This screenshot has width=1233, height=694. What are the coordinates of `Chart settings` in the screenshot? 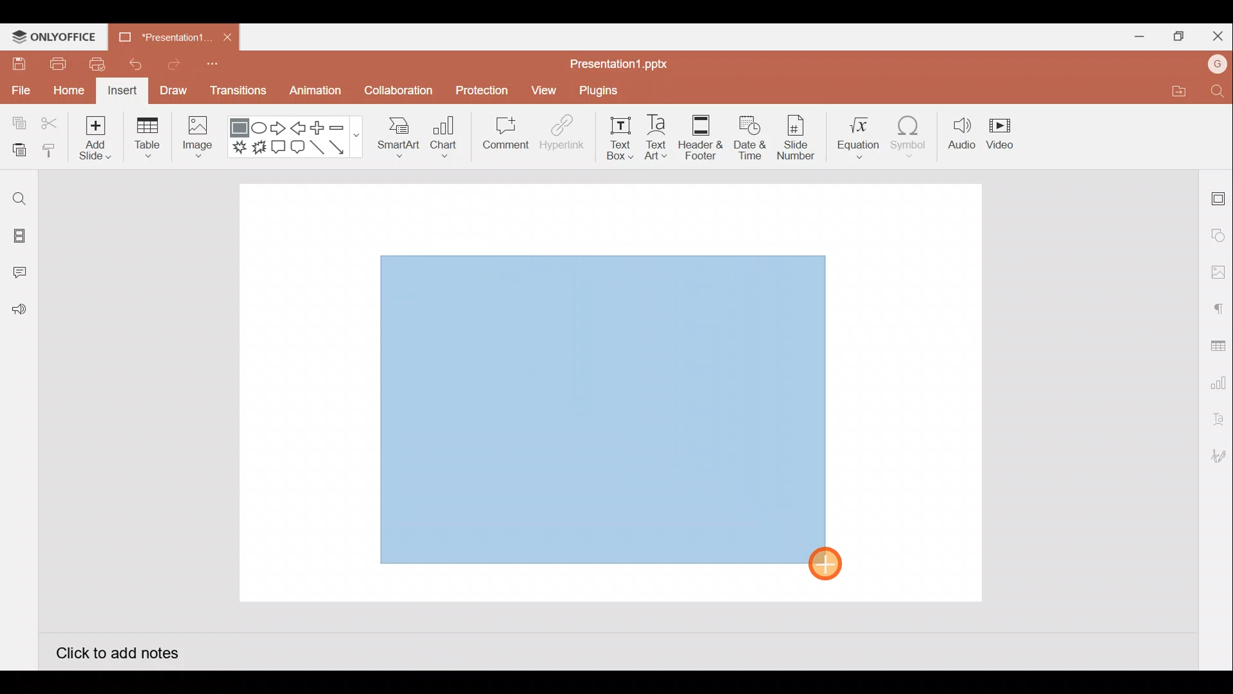 It's located at (1216, 380).